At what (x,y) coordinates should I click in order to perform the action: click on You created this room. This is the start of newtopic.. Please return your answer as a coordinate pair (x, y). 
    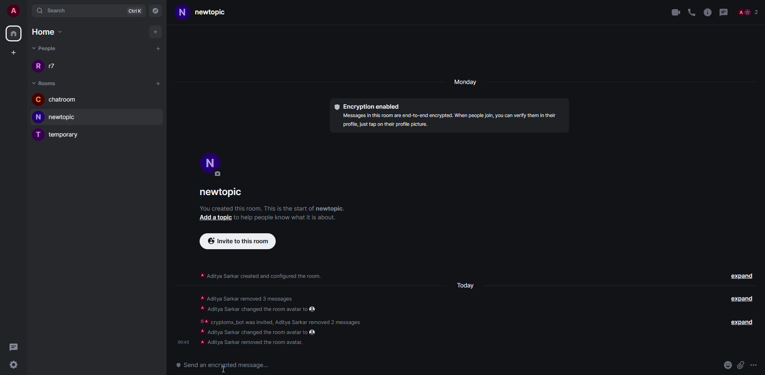
    Looking at the image, I should click on (274, 208).